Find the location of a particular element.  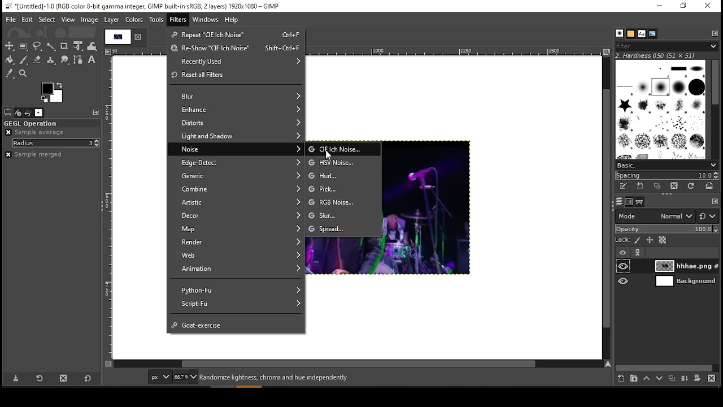

move layer on step down is located at coordinates (662, 379).